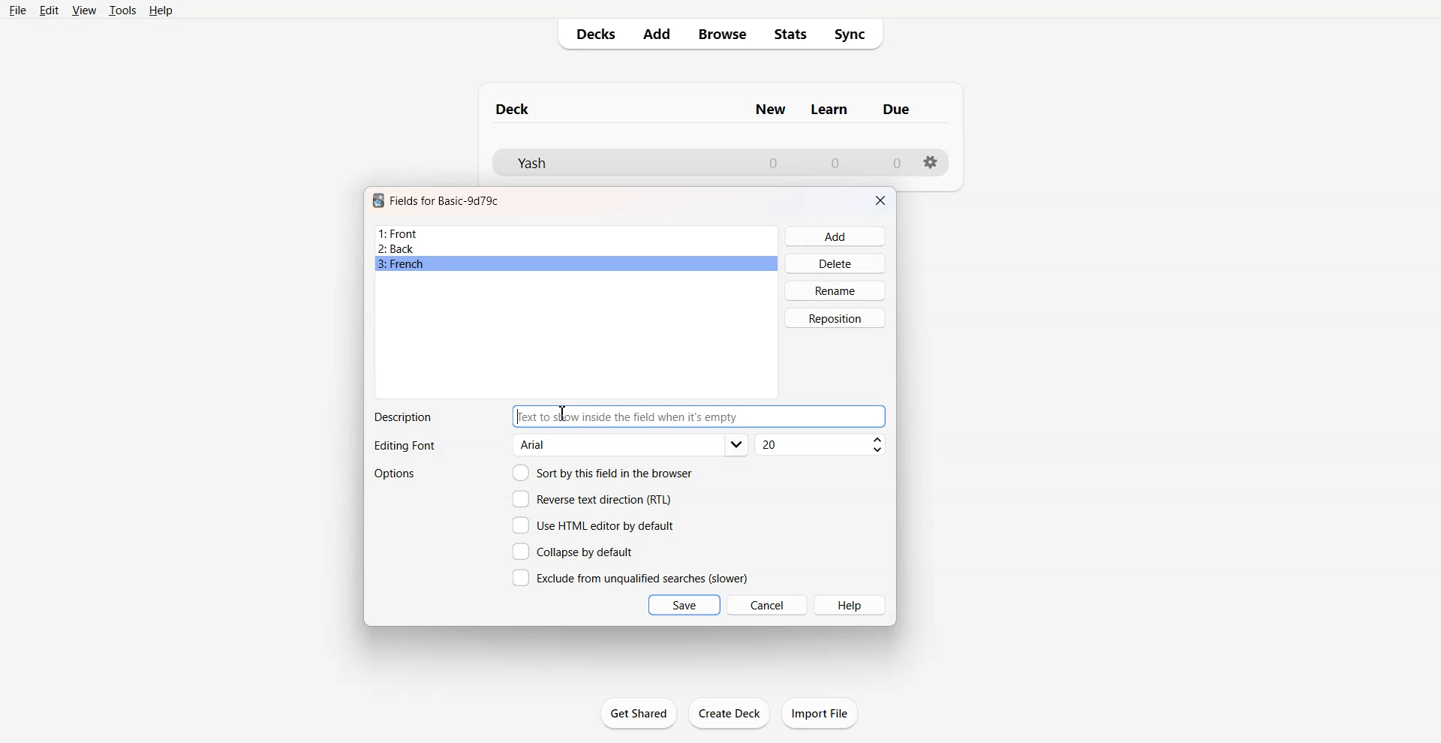  I want to click on Back, so click(576, 248).